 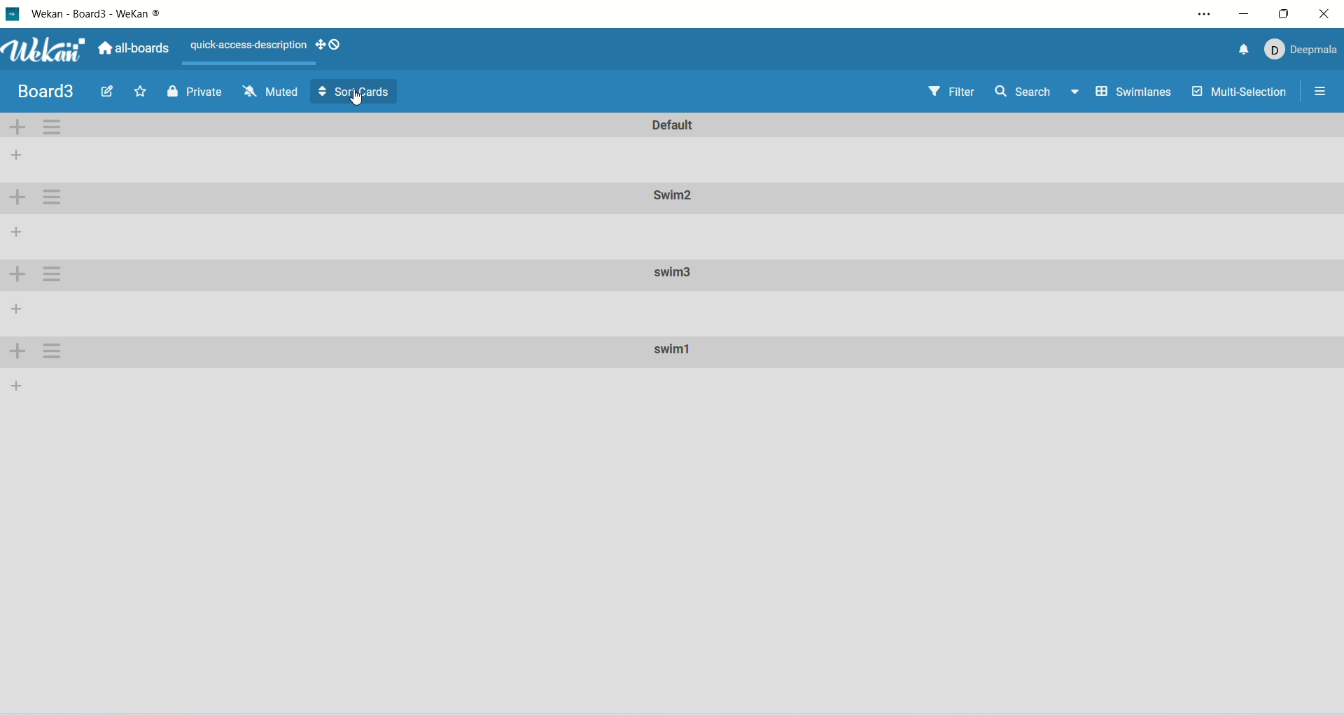 What do you see at coordinates (677, 353) in the screenshot?
I see `swim1` at bounding box center [677, 353].